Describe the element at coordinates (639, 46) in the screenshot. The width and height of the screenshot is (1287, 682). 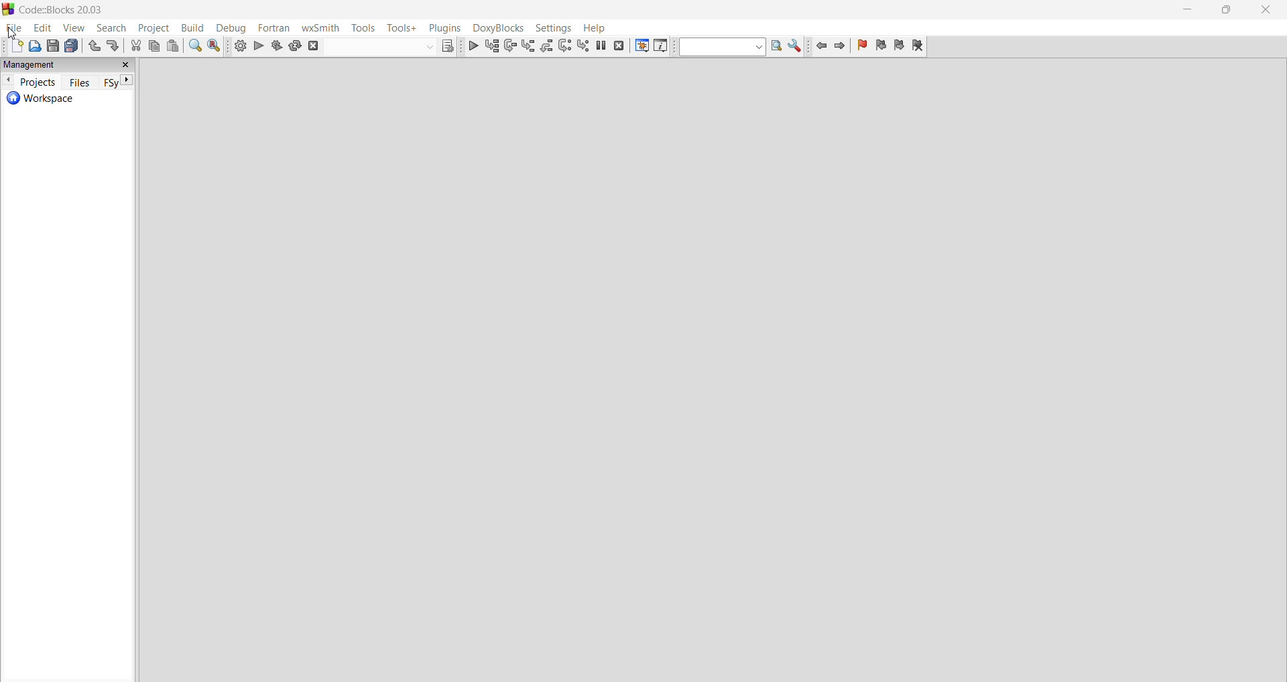
I see `debugging windows` at that location.